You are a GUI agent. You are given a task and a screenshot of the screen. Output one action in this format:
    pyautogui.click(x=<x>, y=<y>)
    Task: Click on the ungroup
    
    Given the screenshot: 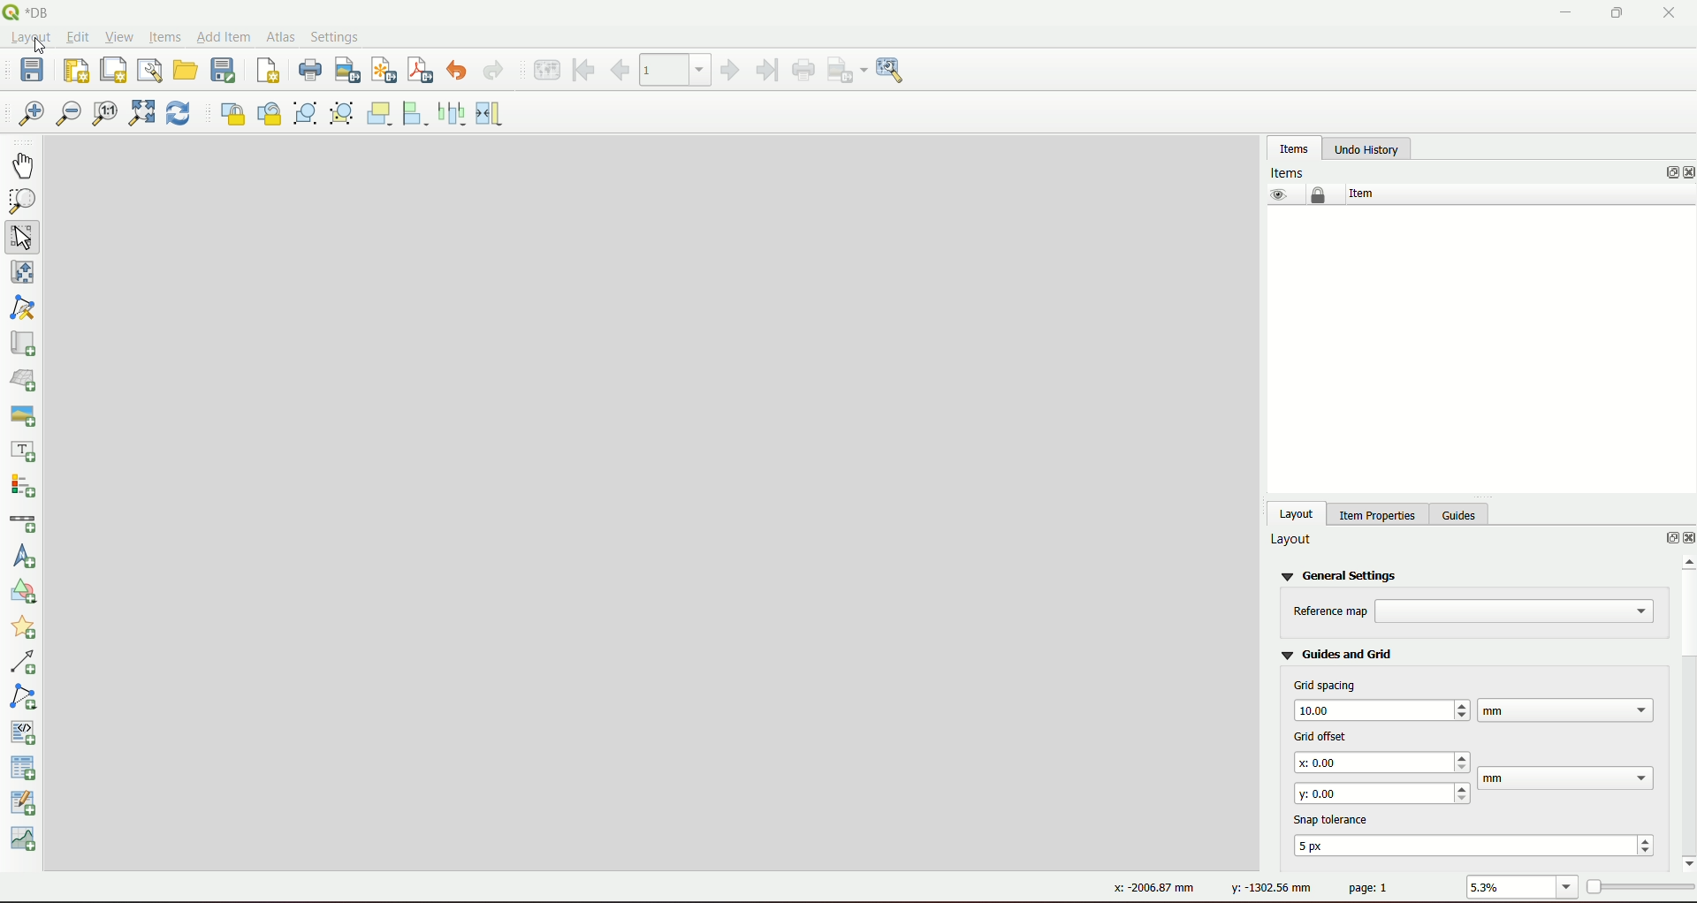 What is the action you would take?
    pyautogui.click(x=343, y=114)
    